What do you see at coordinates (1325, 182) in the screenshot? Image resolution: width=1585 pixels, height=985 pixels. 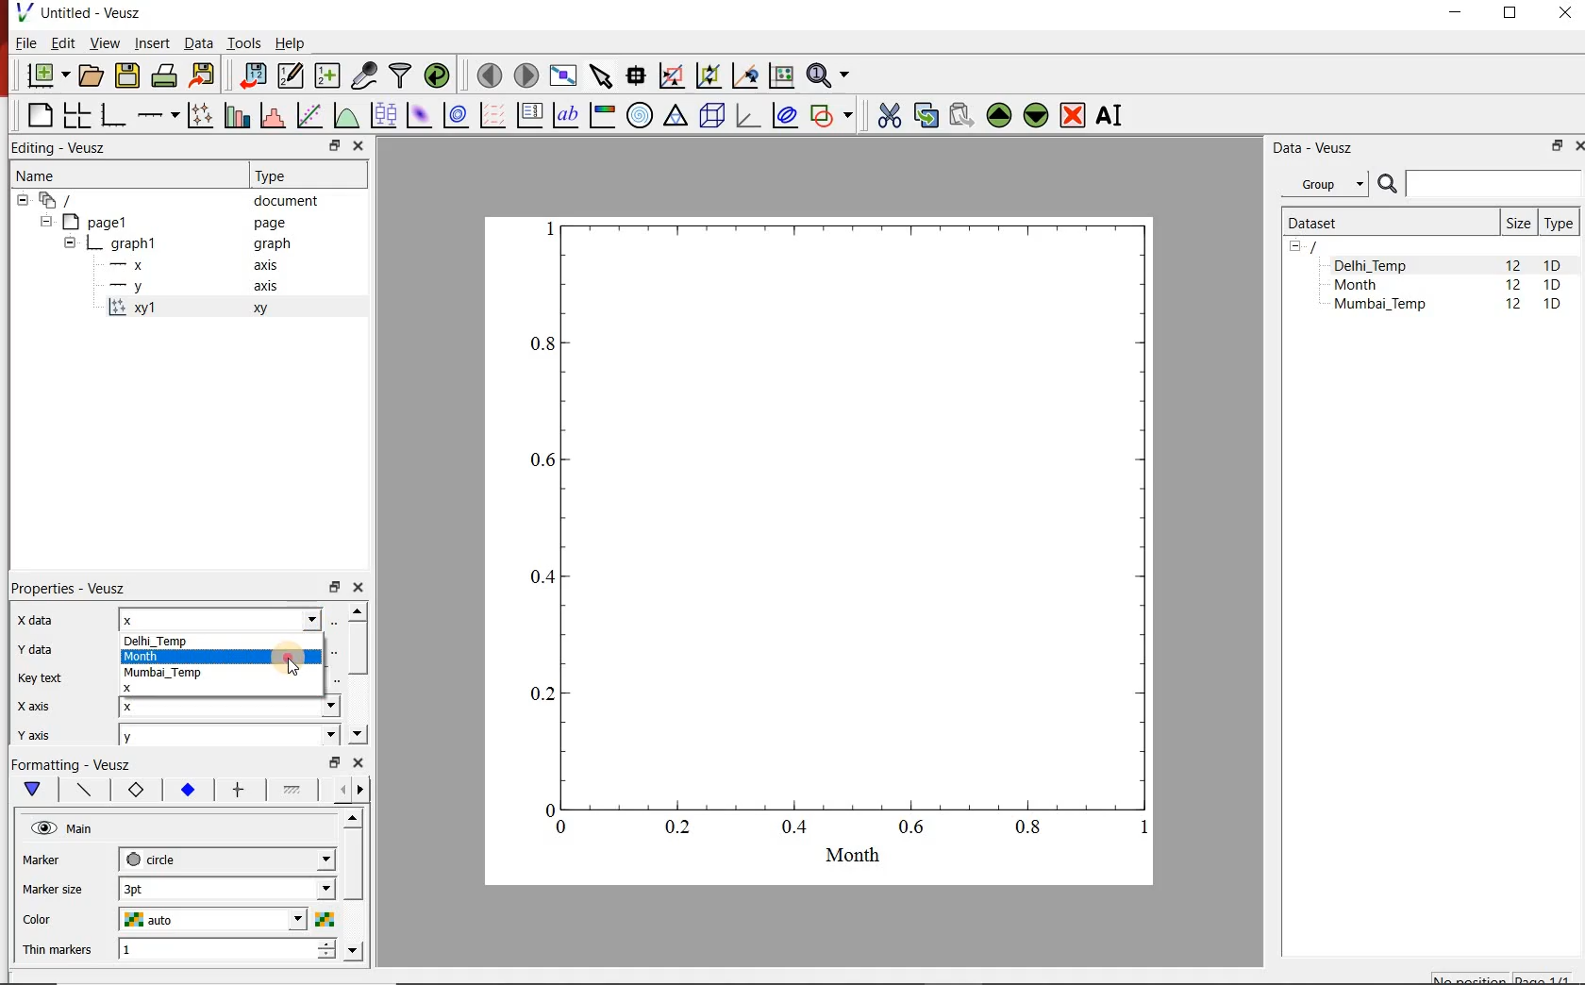 I see `Group` at bounding box center [1325, 182].